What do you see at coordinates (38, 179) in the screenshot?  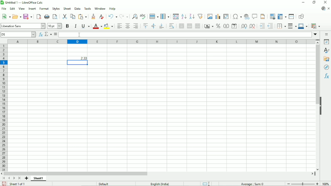 I see `Sheet 1` at bounding box center [38, 179].